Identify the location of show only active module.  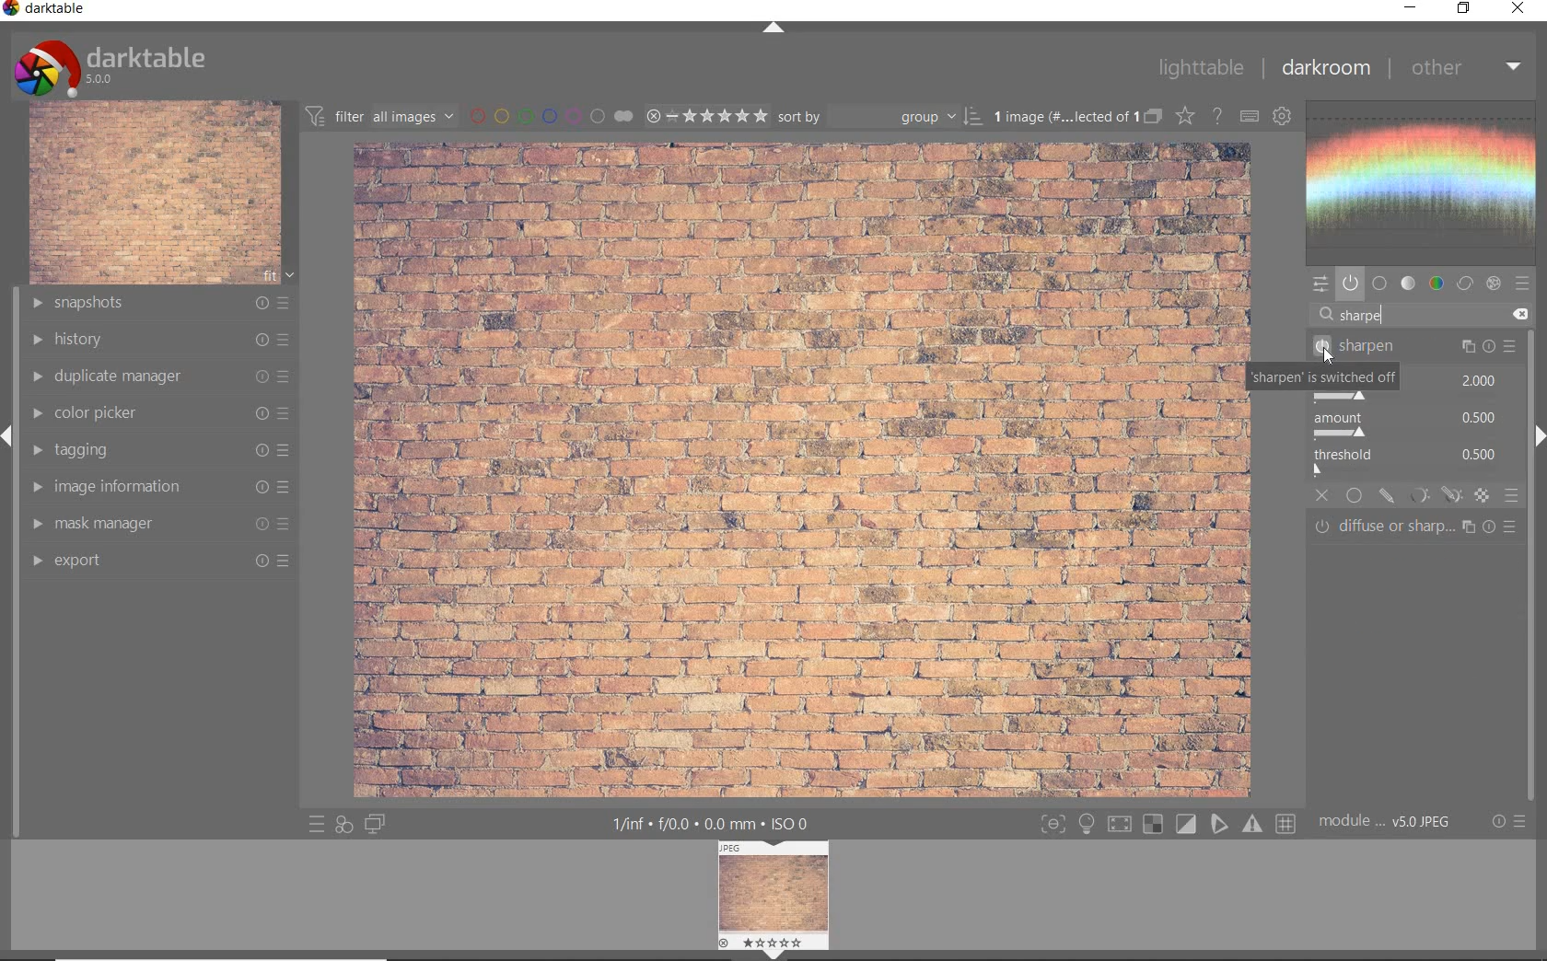
(1350, 284).